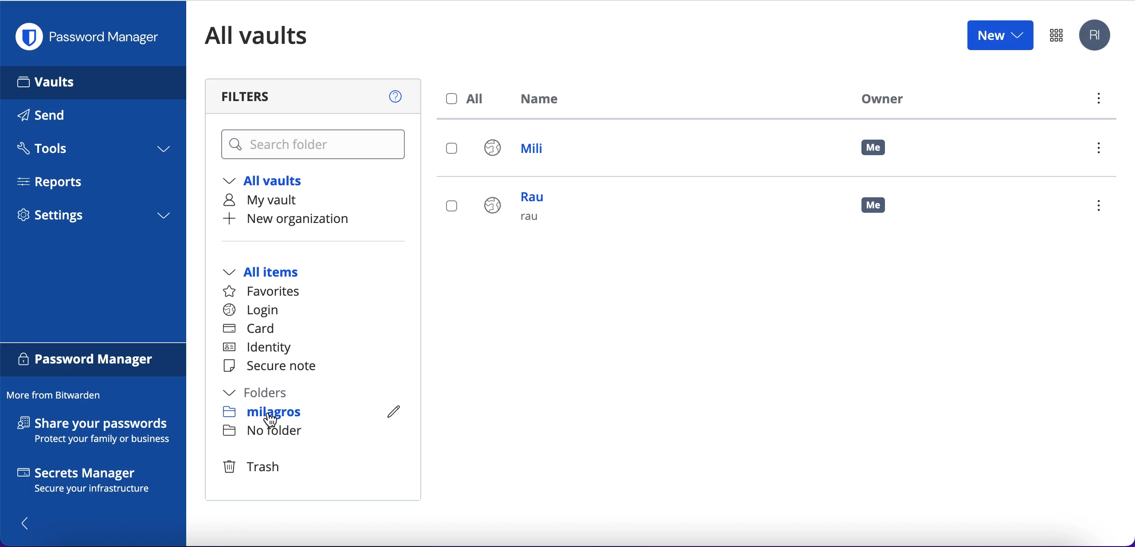  I want to click on card, so click(250, 329).